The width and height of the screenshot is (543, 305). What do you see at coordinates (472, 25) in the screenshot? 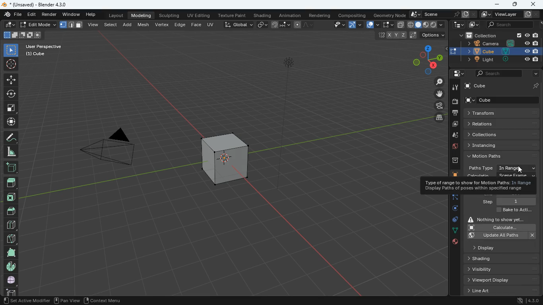
I see `image` at bounding box center [472, 25].